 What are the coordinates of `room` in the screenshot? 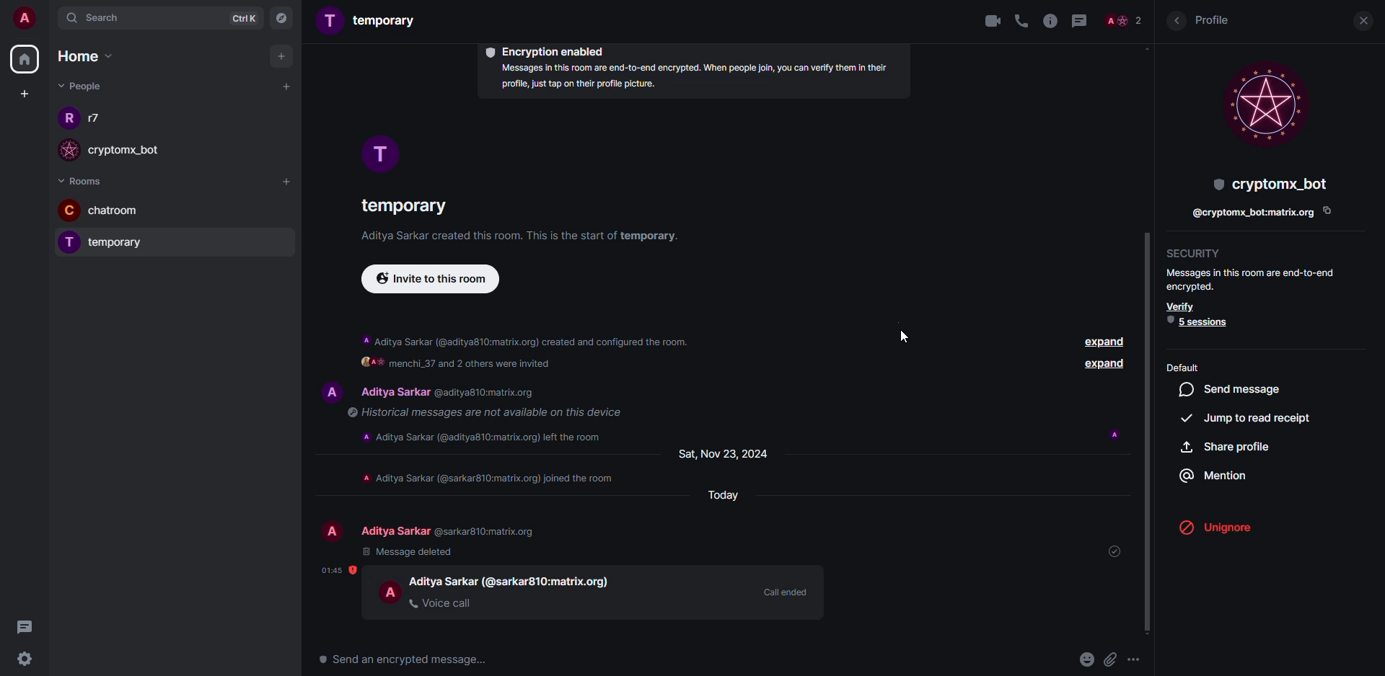 It's located at (402, 203).